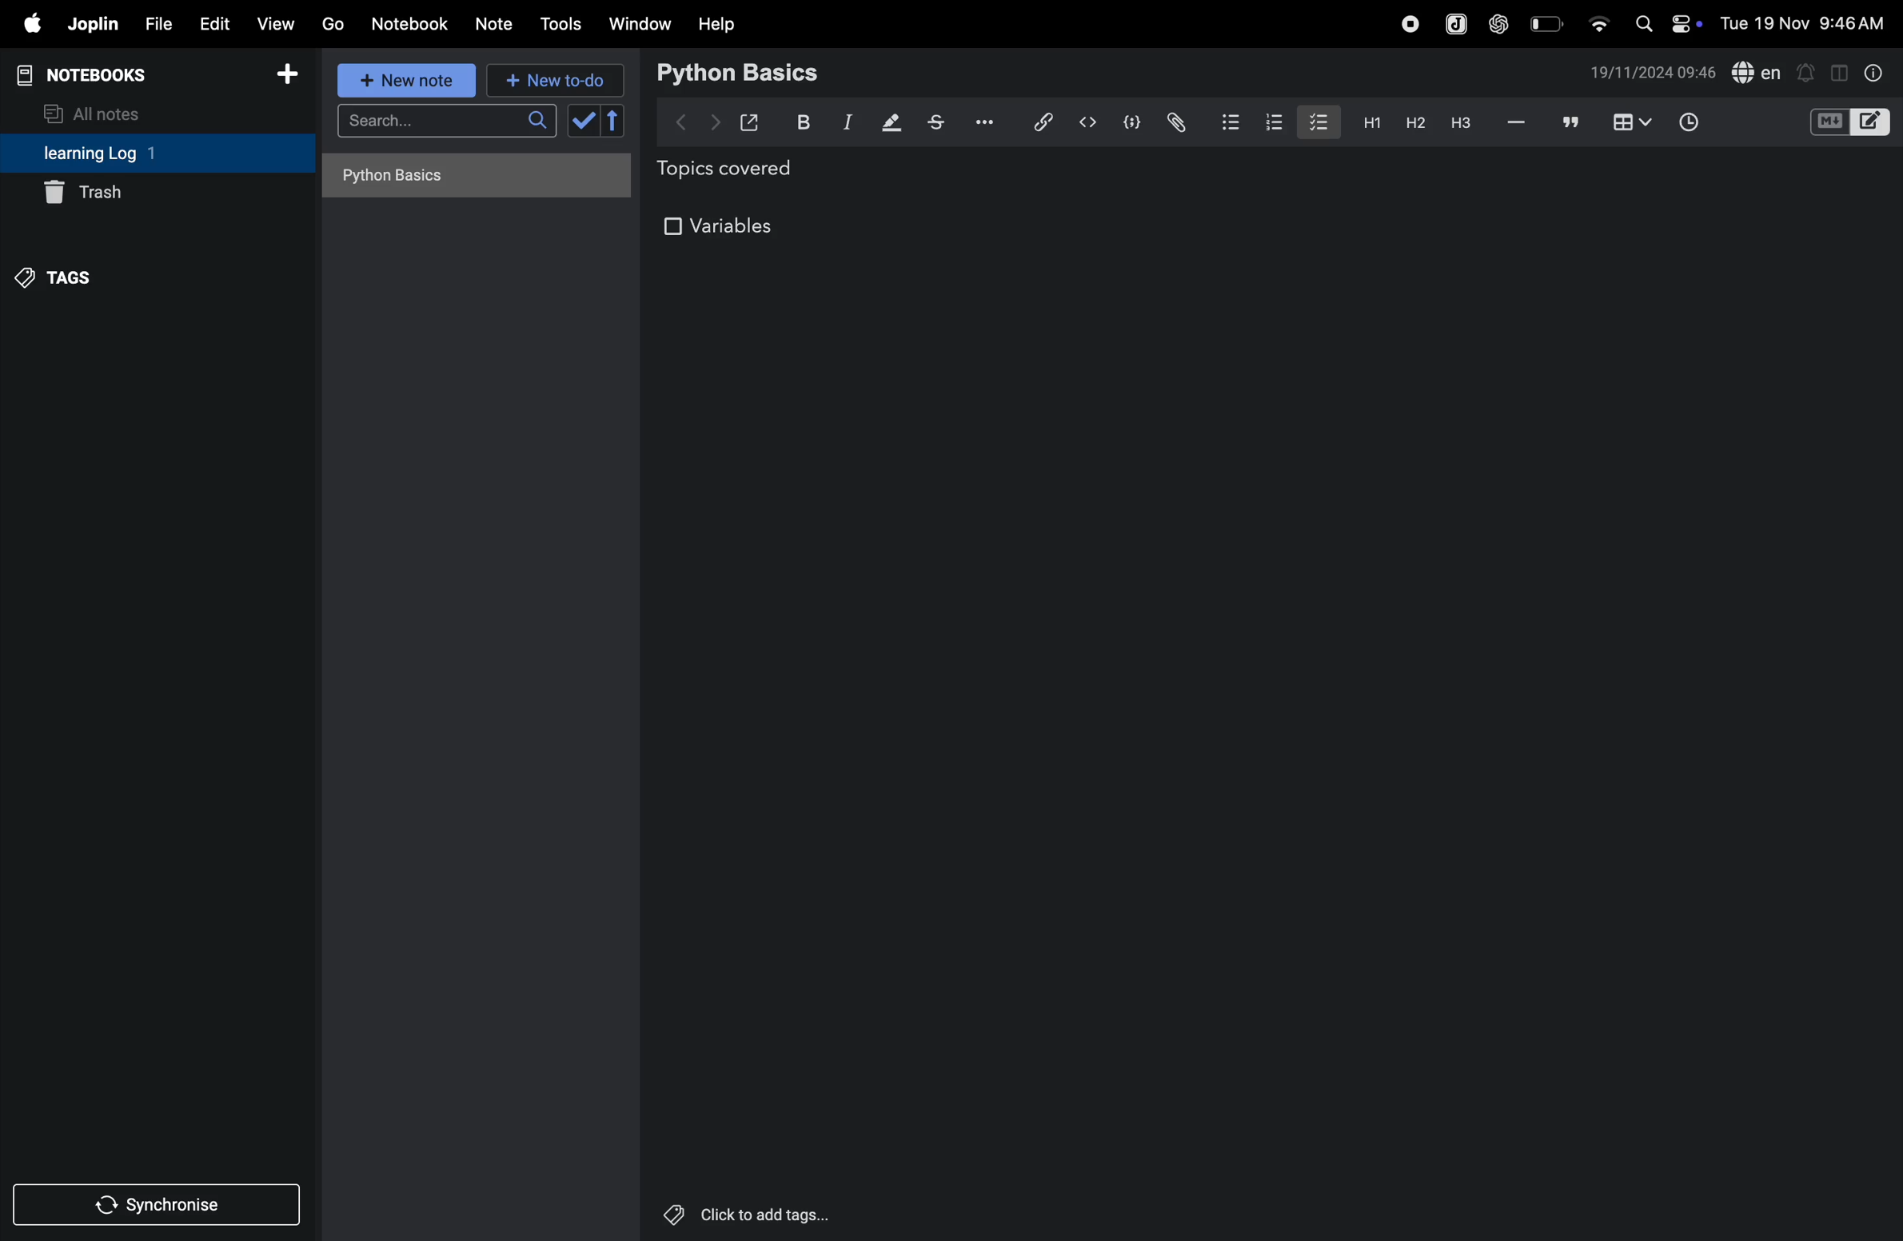  What do you see at coordinates (1410, 22) in the screenshot?
I see `record` at bounding box center [1410, 22].